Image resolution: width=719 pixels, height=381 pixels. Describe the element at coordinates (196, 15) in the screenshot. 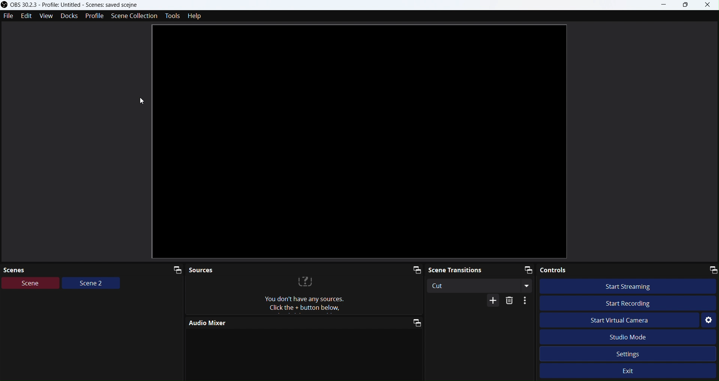

I see `Help` at that location.